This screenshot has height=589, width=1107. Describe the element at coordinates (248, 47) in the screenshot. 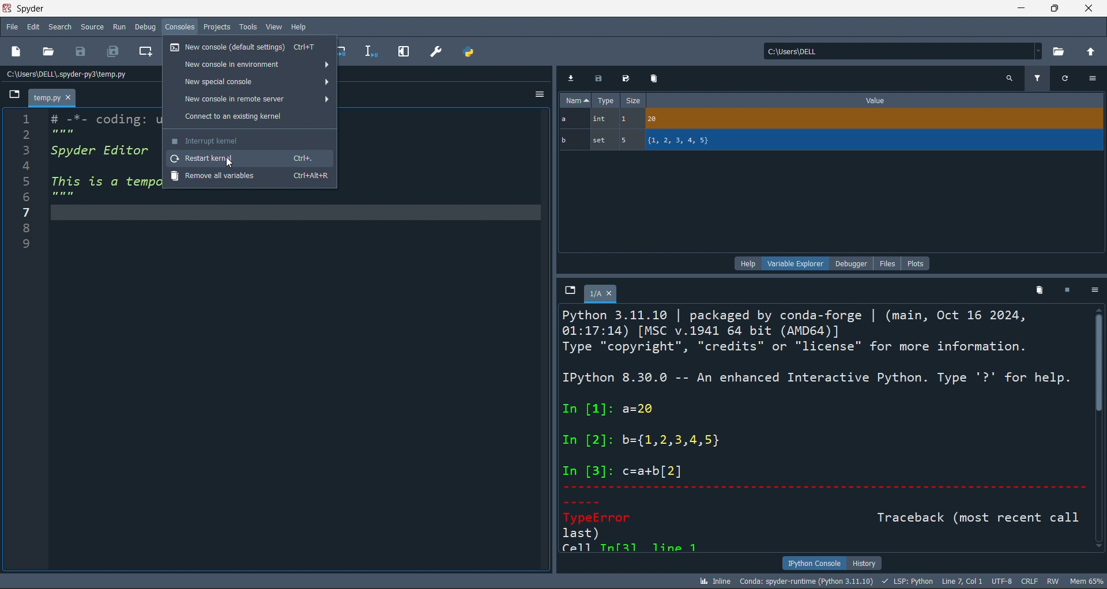

I see `new console (default settings)` at that location.